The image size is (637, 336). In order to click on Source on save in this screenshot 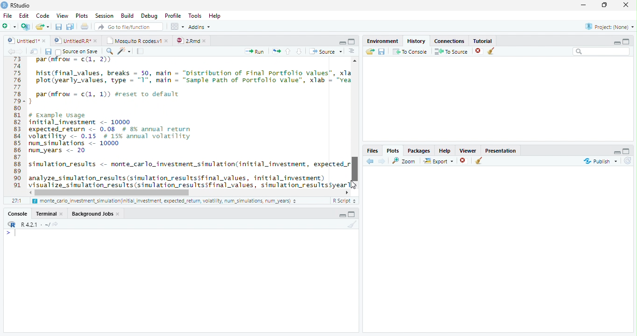, I will do `click(78, 52)`.